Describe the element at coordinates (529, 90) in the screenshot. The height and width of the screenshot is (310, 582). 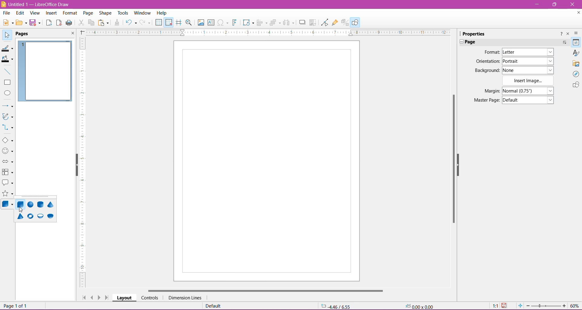
I see `Set page margin dimensions` at that location.